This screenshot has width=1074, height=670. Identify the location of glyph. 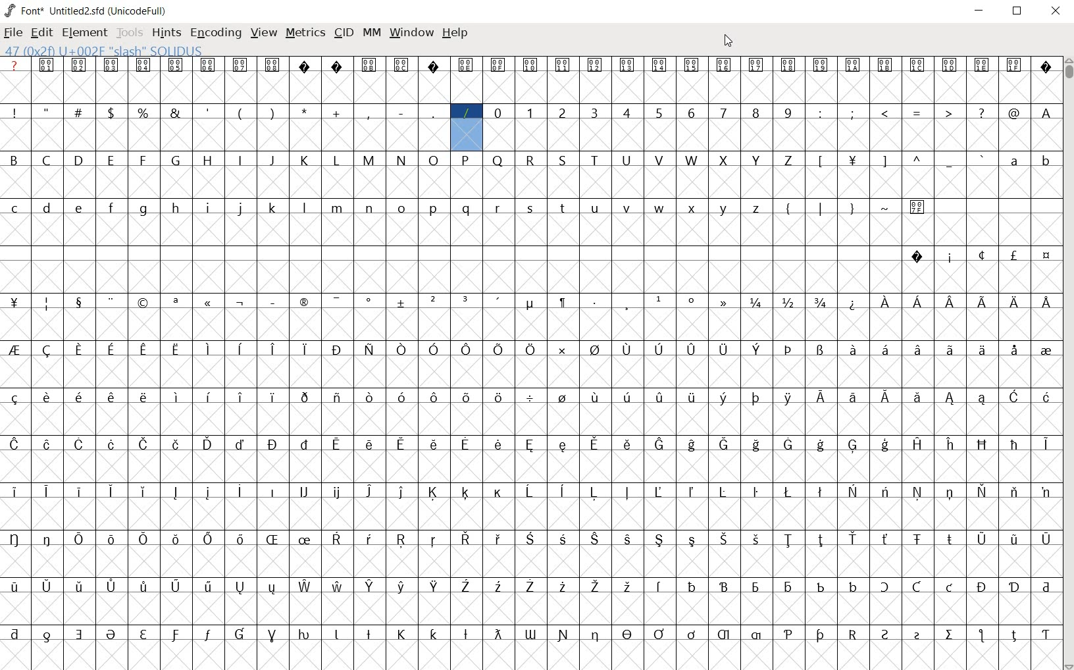
(594, 113).